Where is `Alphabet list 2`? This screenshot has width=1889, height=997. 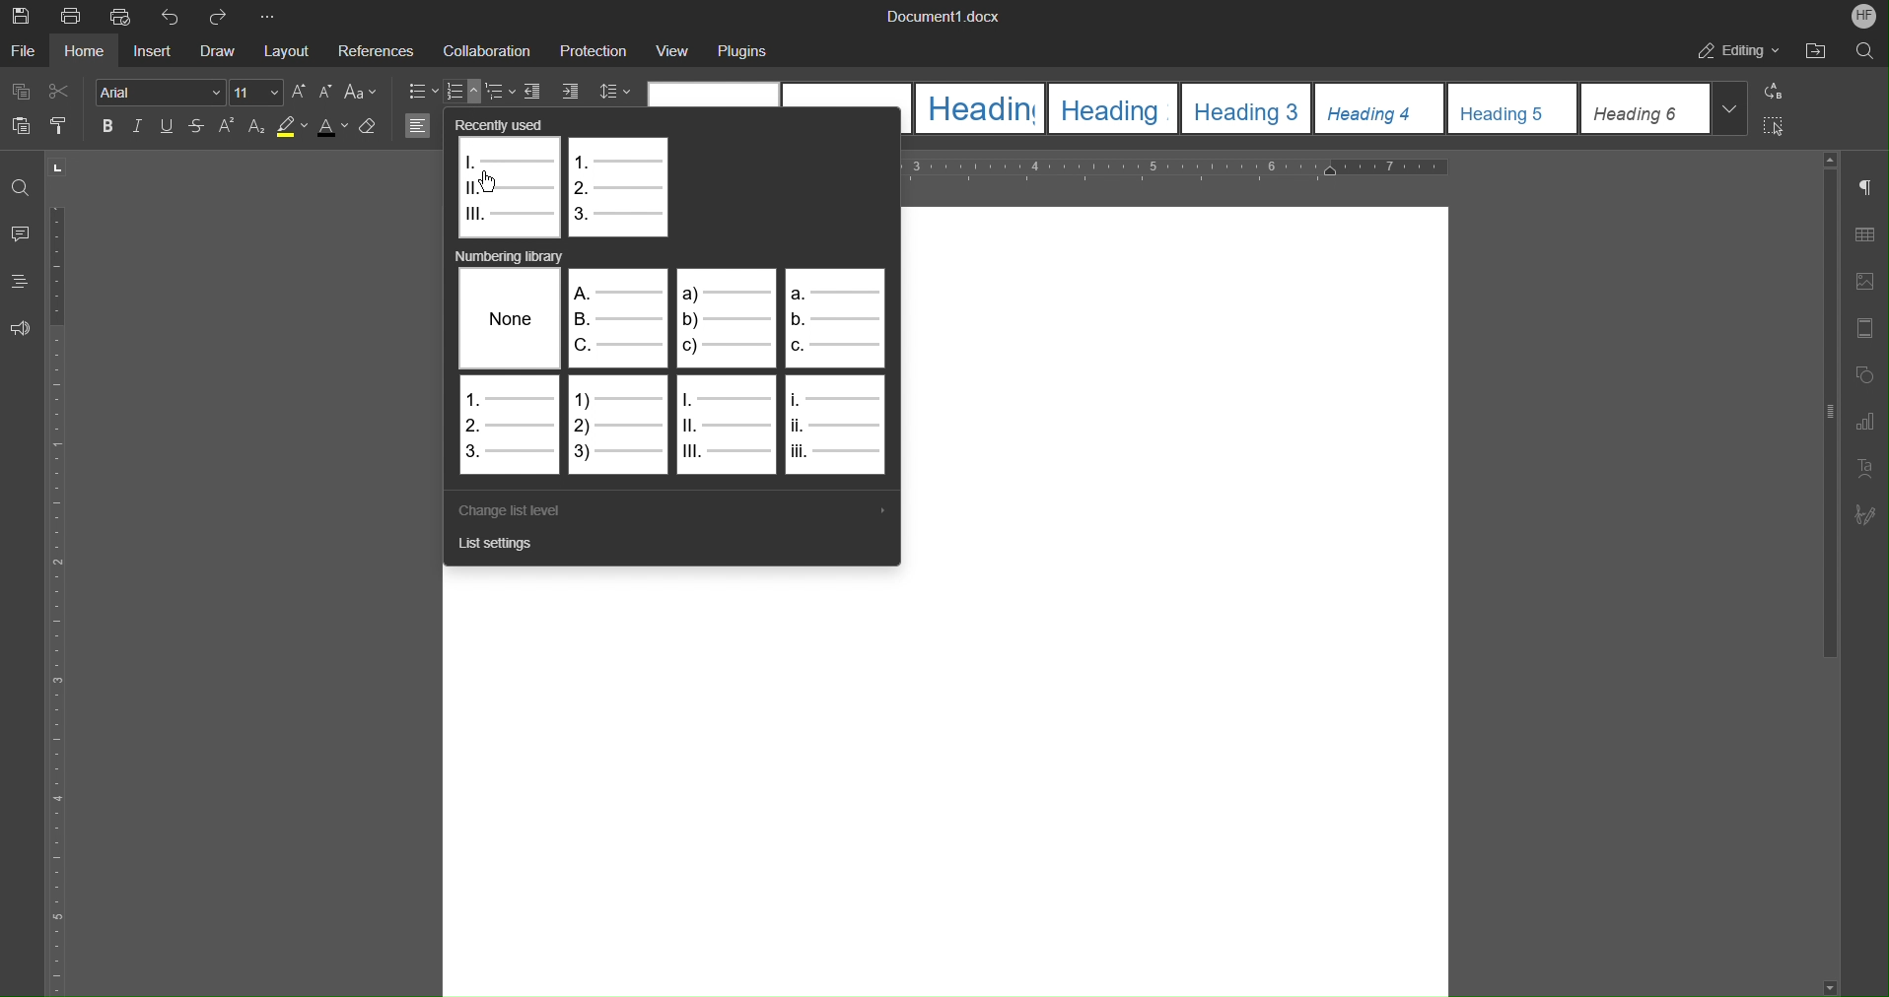
Alphabet list 2 is located at coordinates (730, 319).